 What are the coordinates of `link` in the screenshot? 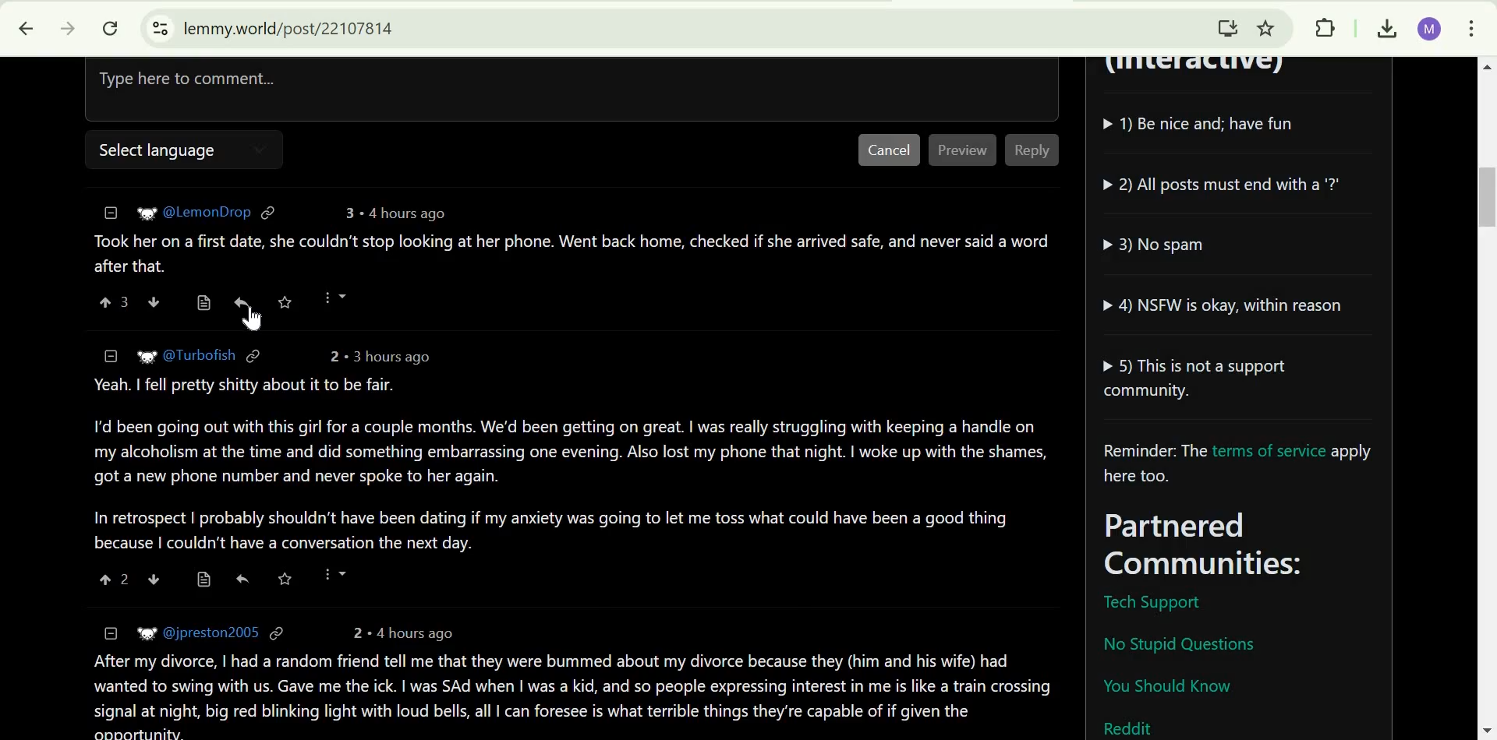 It's located at (252, 356).